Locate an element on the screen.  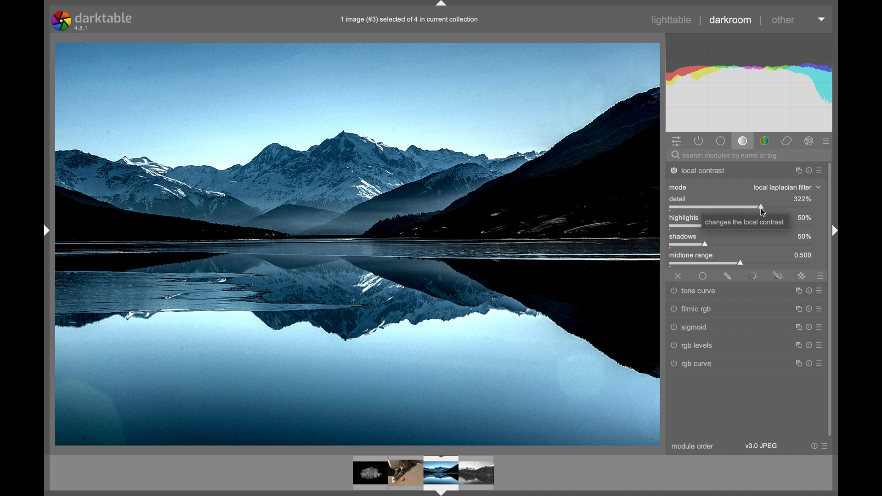
color is located at coordinates (764, 141).